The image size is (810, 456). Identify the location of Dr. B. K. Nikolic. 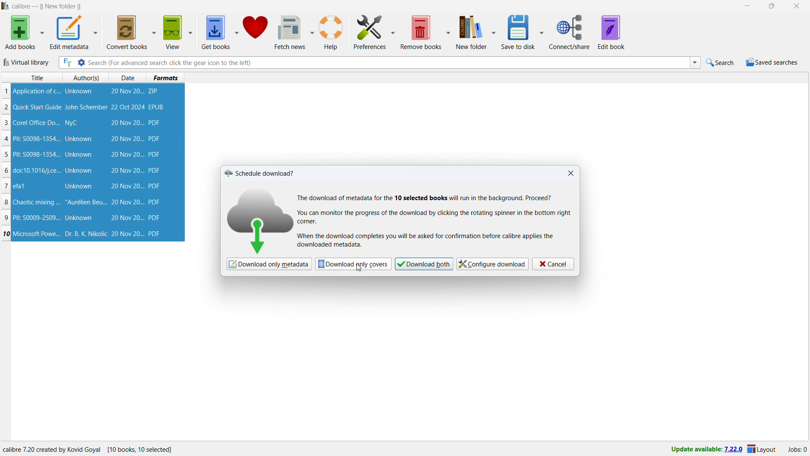
(85, 234).